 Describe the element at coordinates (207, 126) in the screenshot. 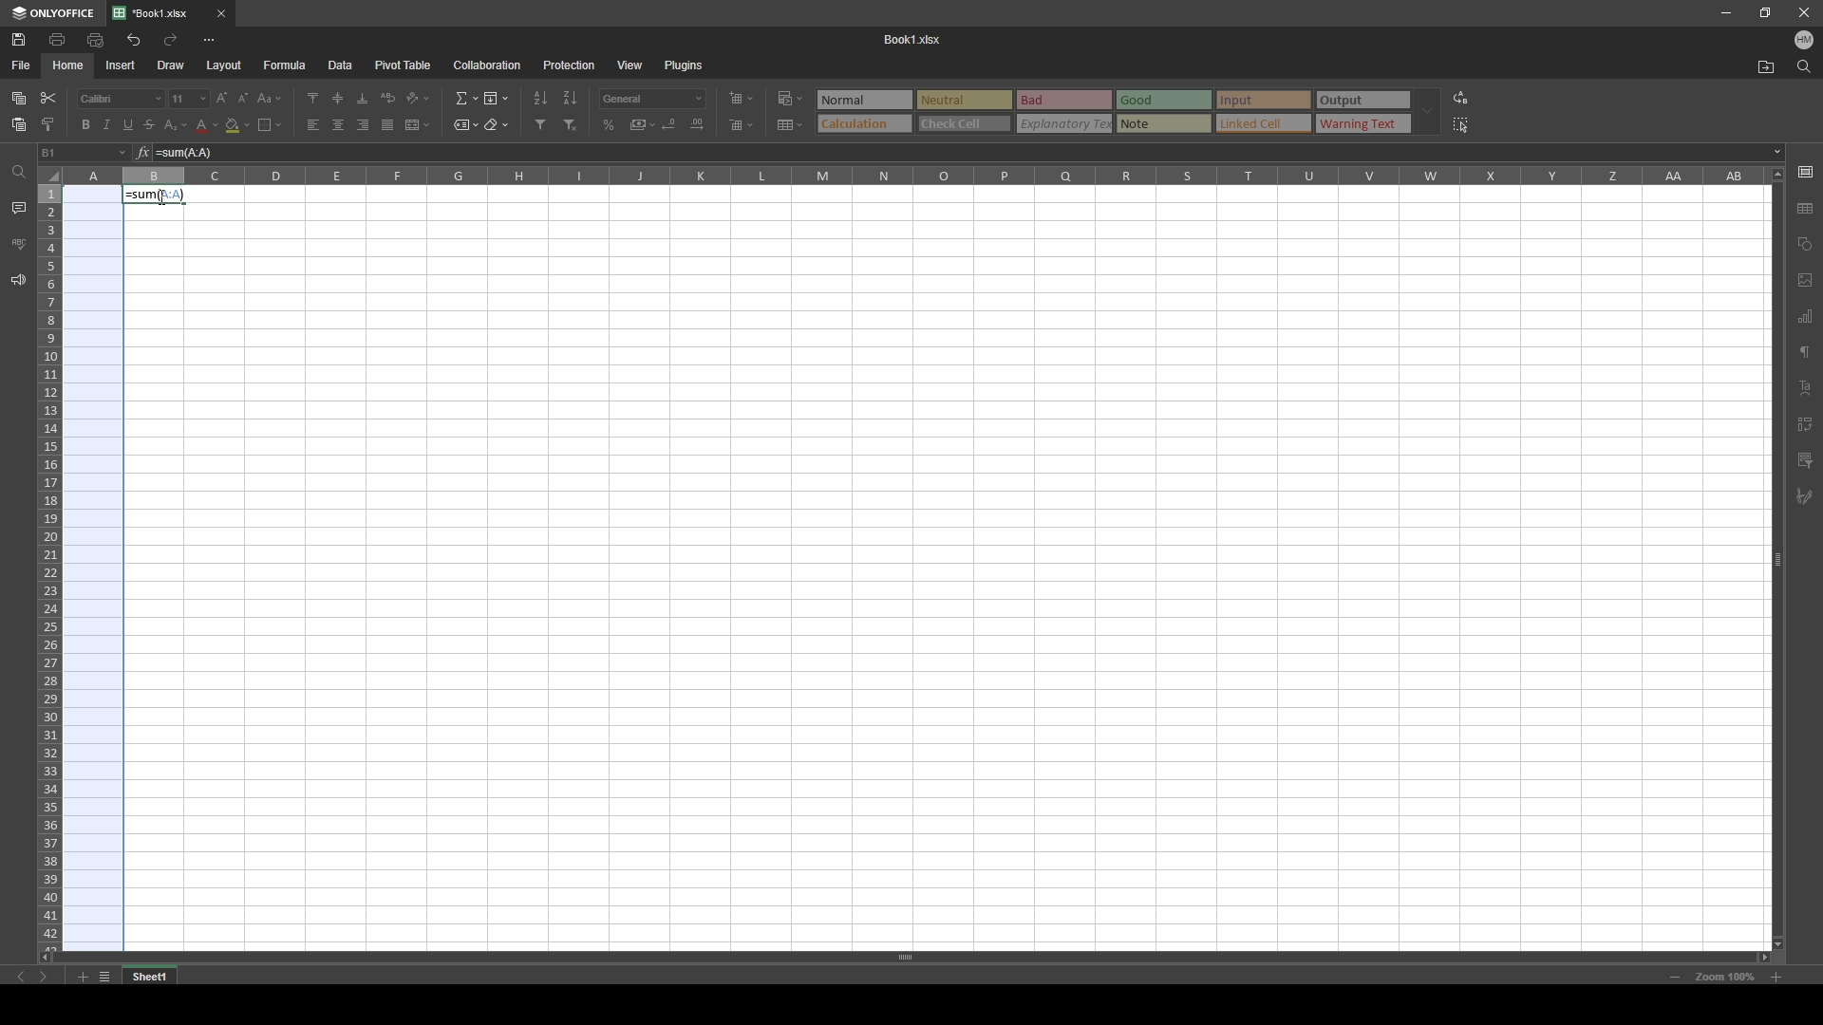

I see `font color` at that location.